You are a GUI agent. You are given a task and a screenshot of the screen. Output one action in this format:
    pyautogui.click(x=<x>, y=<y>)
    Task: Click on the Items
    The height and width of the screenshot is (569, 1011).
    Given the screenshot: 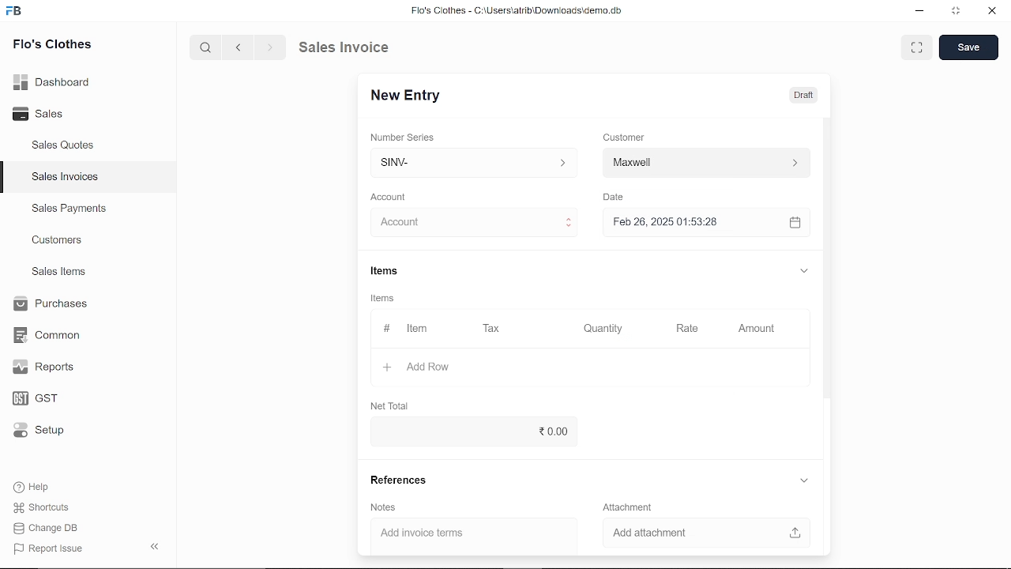 What is the action you would take?
    pyautogui.click(x=383, y=273)
    